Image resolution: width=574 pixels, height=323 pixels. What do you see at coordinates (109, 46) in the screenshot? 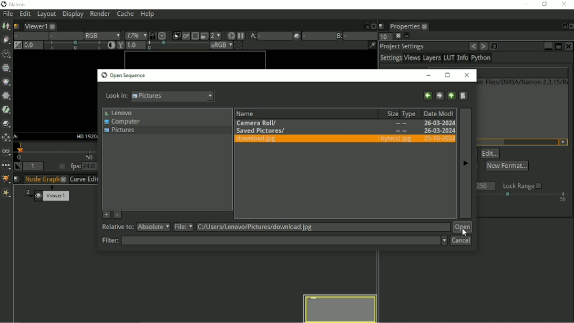
I see `Auto contrast` at bounding box center [109, 46].